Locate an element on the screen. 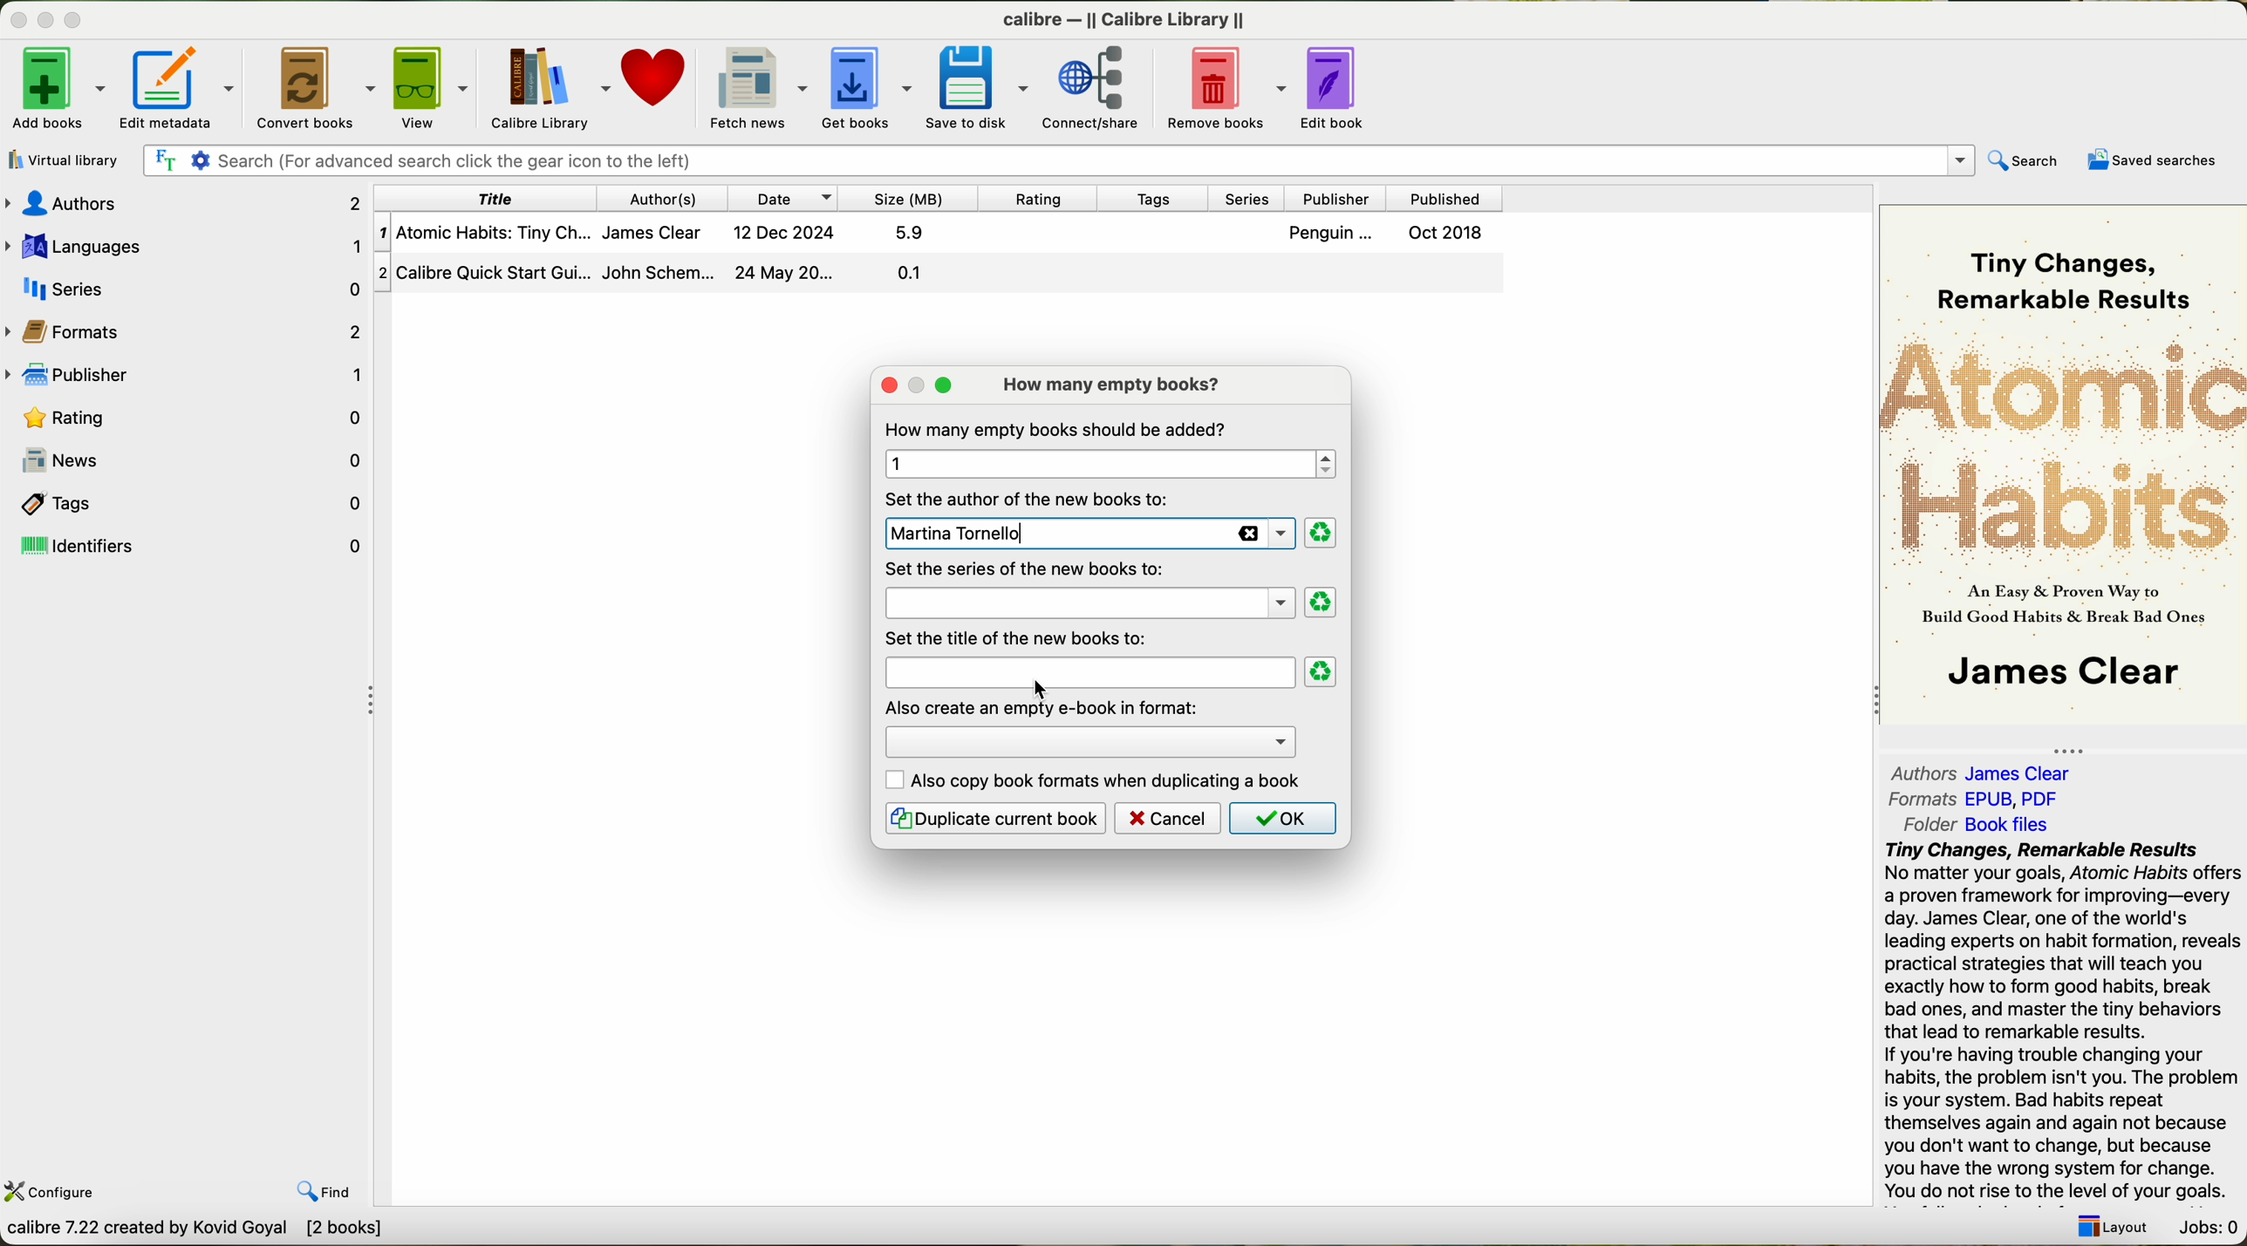 Image resolution: width=2247 pixels, height=1246 pixels. Calibre Calibre library is located at coordinates (1130, 16).